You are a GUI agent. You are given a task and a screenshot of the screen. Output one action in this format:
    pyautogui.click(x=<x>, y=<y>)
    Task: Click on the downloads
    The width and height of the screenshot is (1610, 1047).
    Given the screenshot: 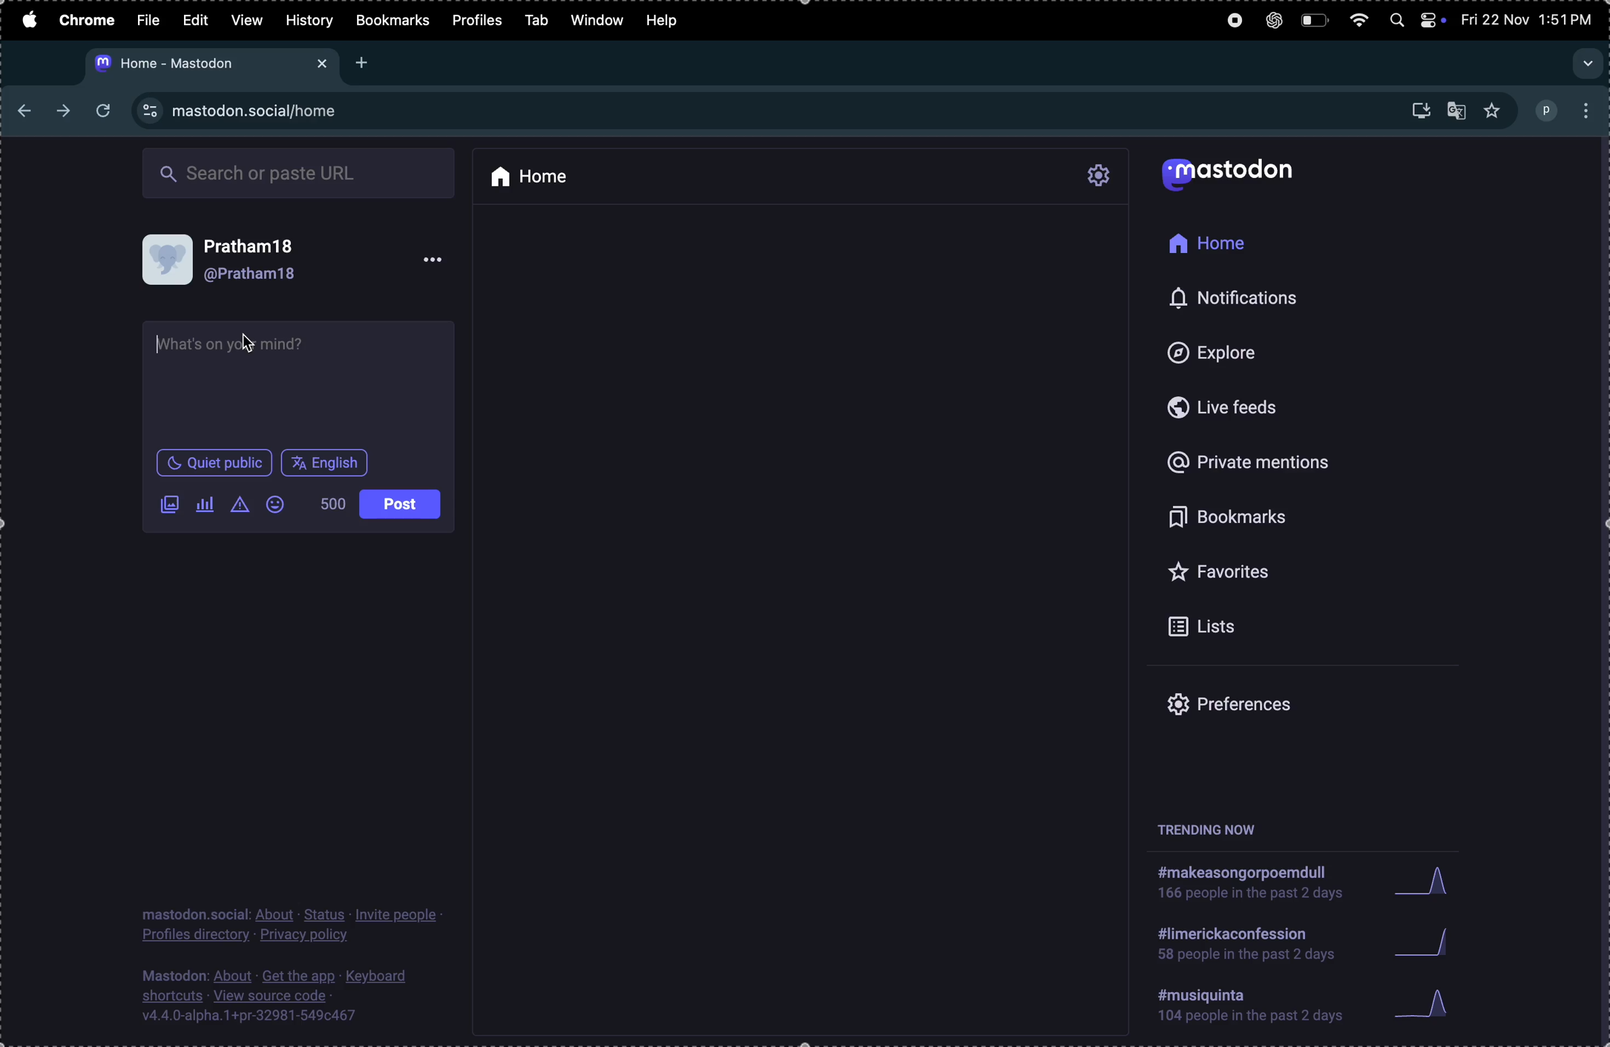 What is the action you would take?
    pyautogui.click(x=1415, y=108)
    